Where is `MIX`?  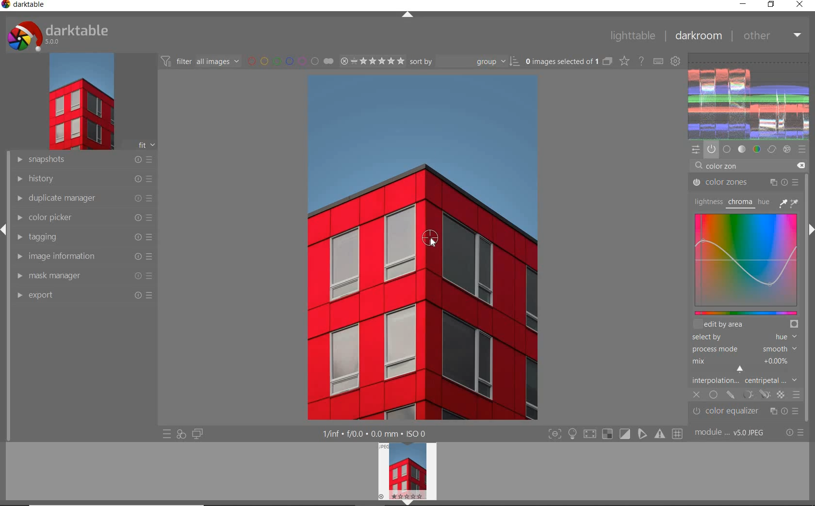 MIX is located at coordinates (743, 363).